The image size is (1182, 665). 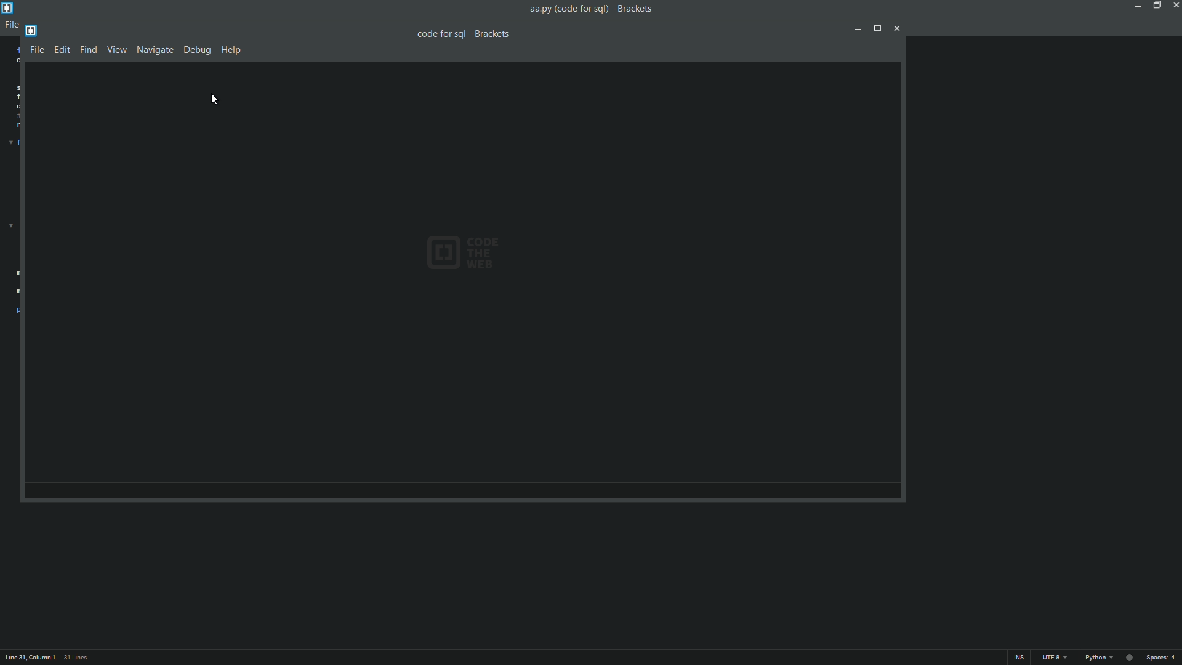 I want to click on cursor on new tab, so click(x=217, y=100).